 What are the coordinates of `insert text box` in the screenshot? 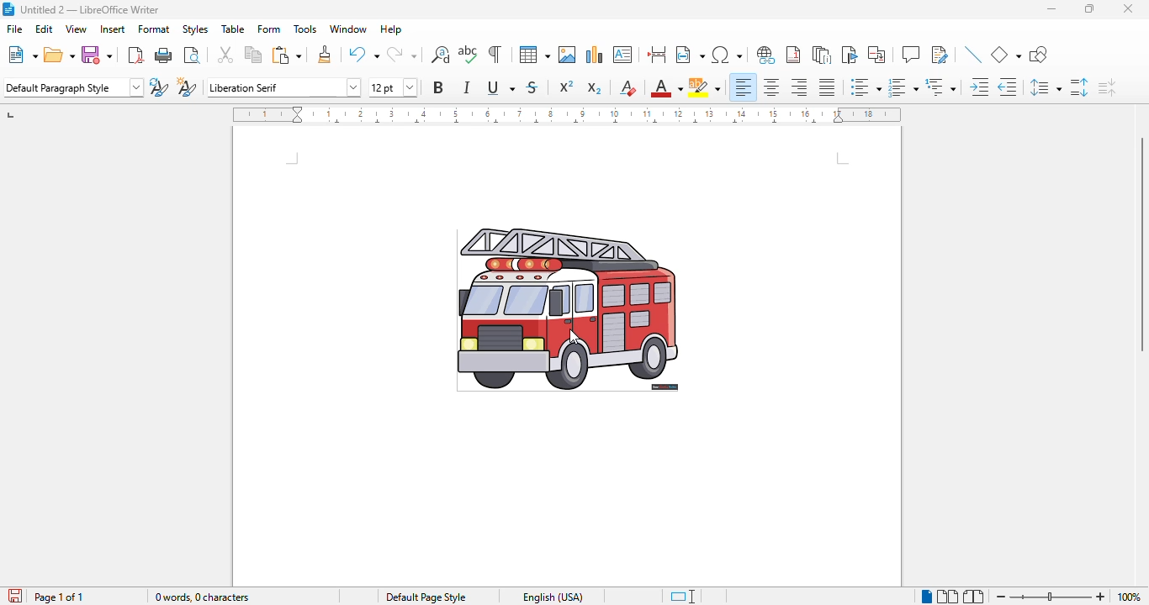 It's located at (623, 55).